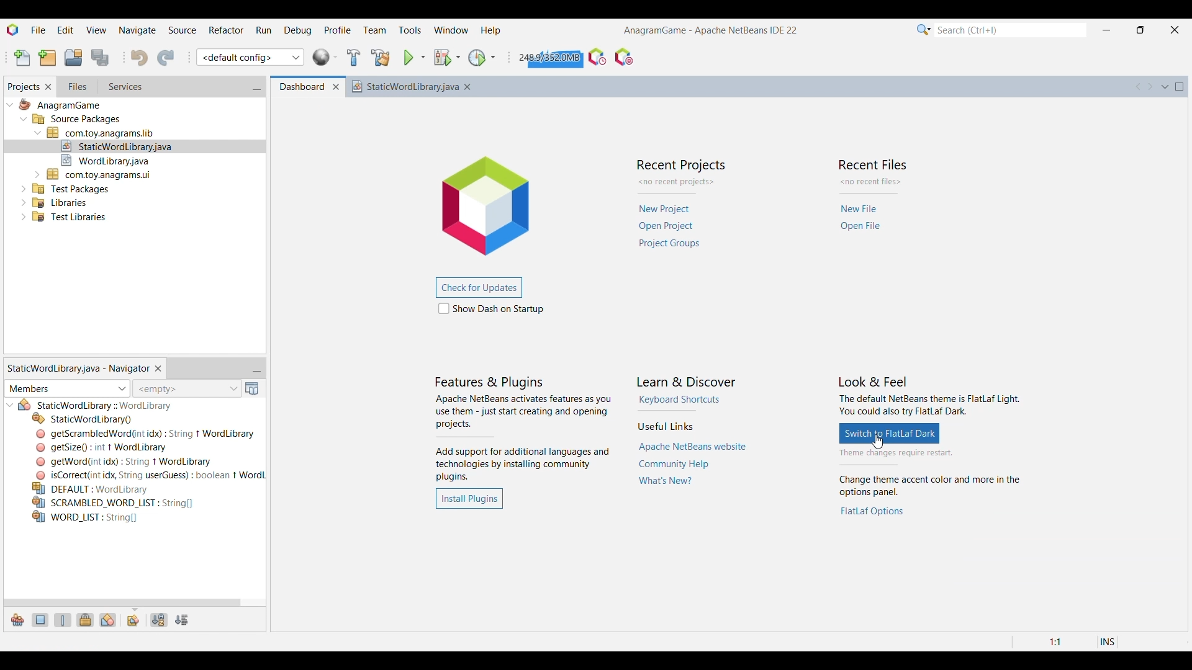 The image size is (1192, 670). Describe the element at coordinates (1067, 642) in the screenshot. I see `Double click to go to line or bookmark settings` at that location.